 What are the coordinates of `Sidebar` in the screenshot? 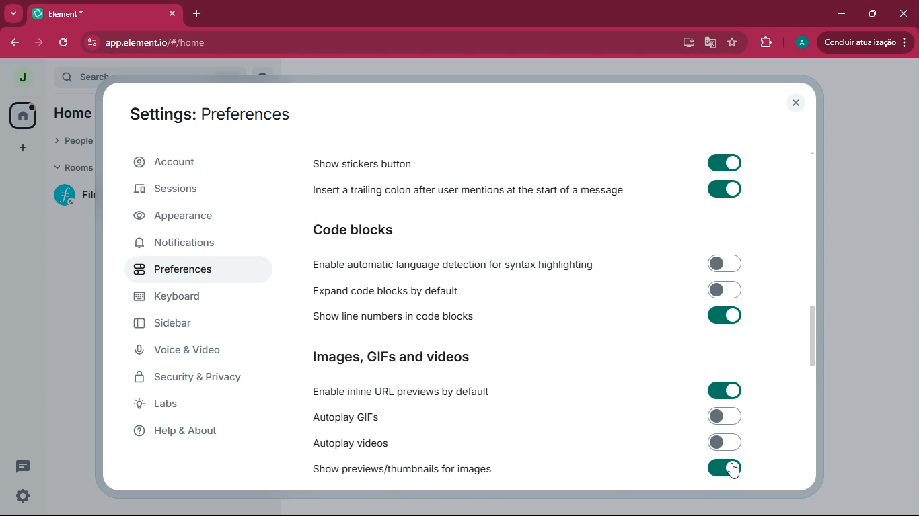 It's located at (171, 322).